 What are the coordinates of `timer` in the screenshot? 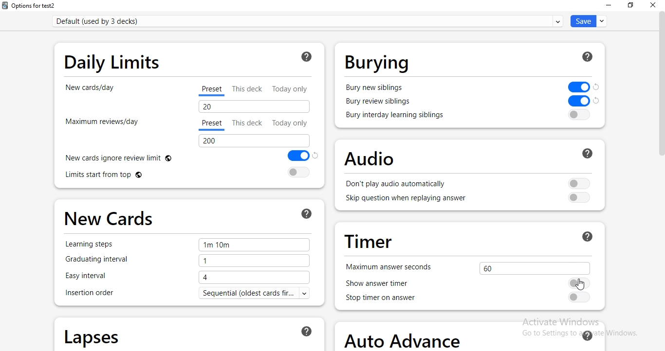 It's located at (470, 239).